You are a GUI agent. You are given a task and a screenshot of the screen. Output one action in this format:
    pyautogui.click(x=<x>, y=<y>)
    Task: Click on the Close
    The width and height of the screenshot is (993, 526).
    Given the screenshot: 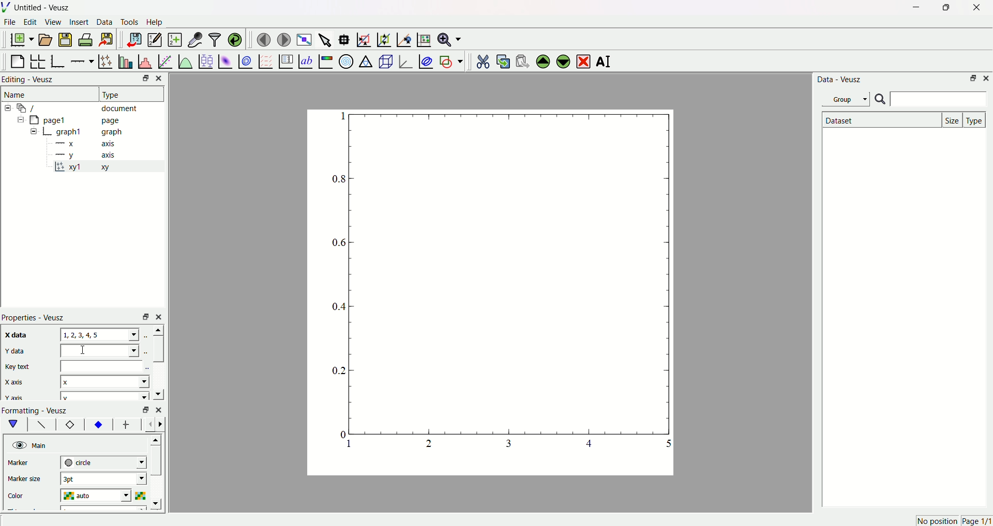 What is the action you would take?
    pyautogui.click(x=973, y=9)
    